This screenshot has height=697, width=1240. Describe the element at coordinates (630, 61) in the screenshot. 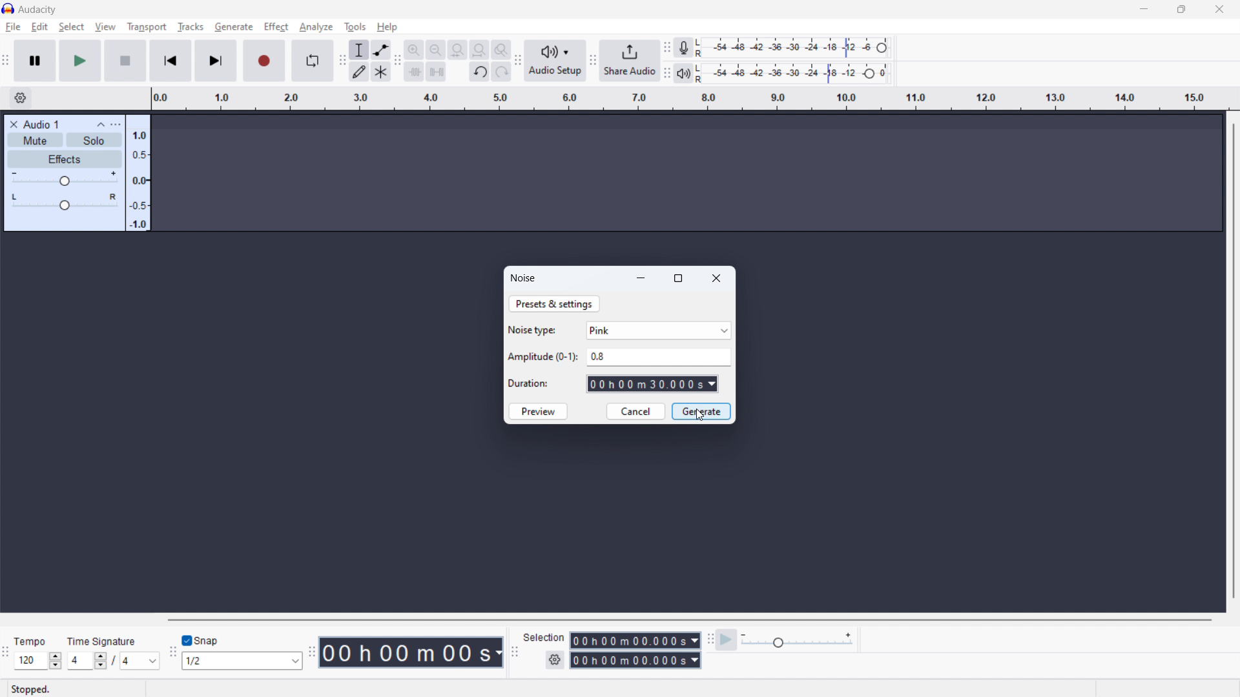

I see `share audio` at that location.